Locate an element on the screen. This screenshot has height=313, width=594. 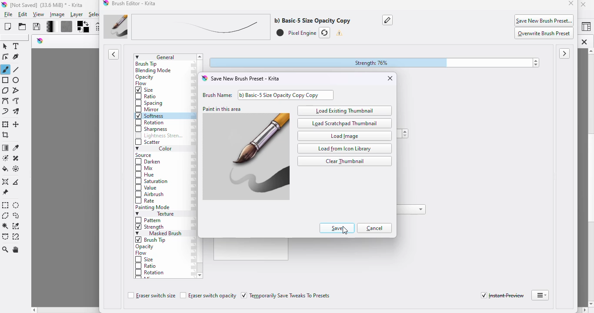
vertical scroll bar is located at coordinates (584, 177).